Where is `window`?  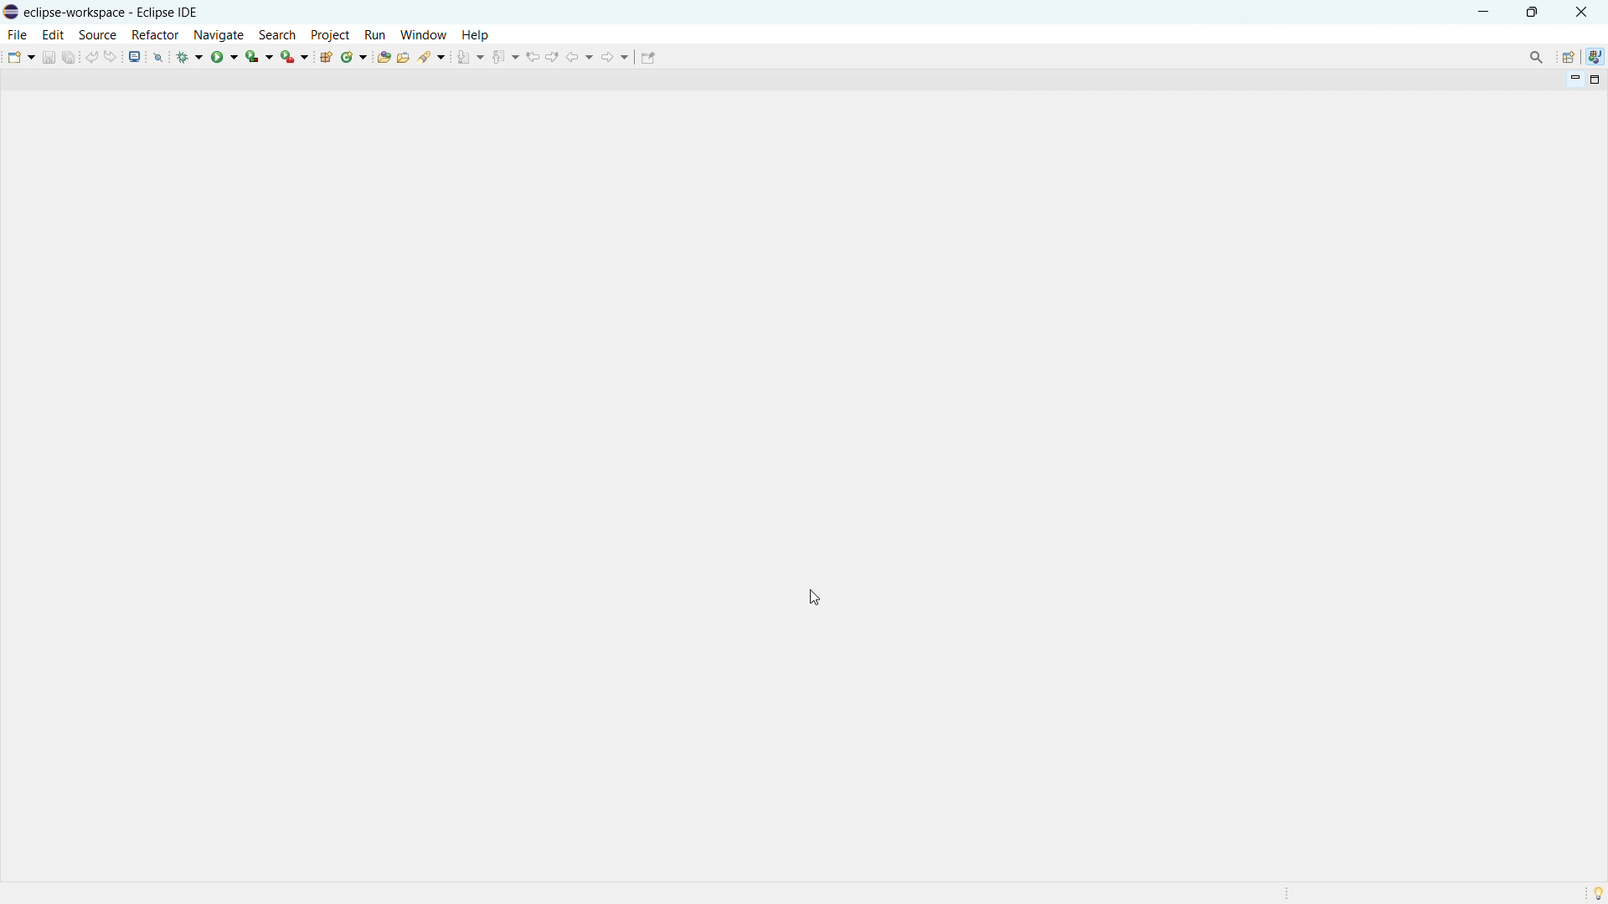
window is located at coordinates (423, 34).